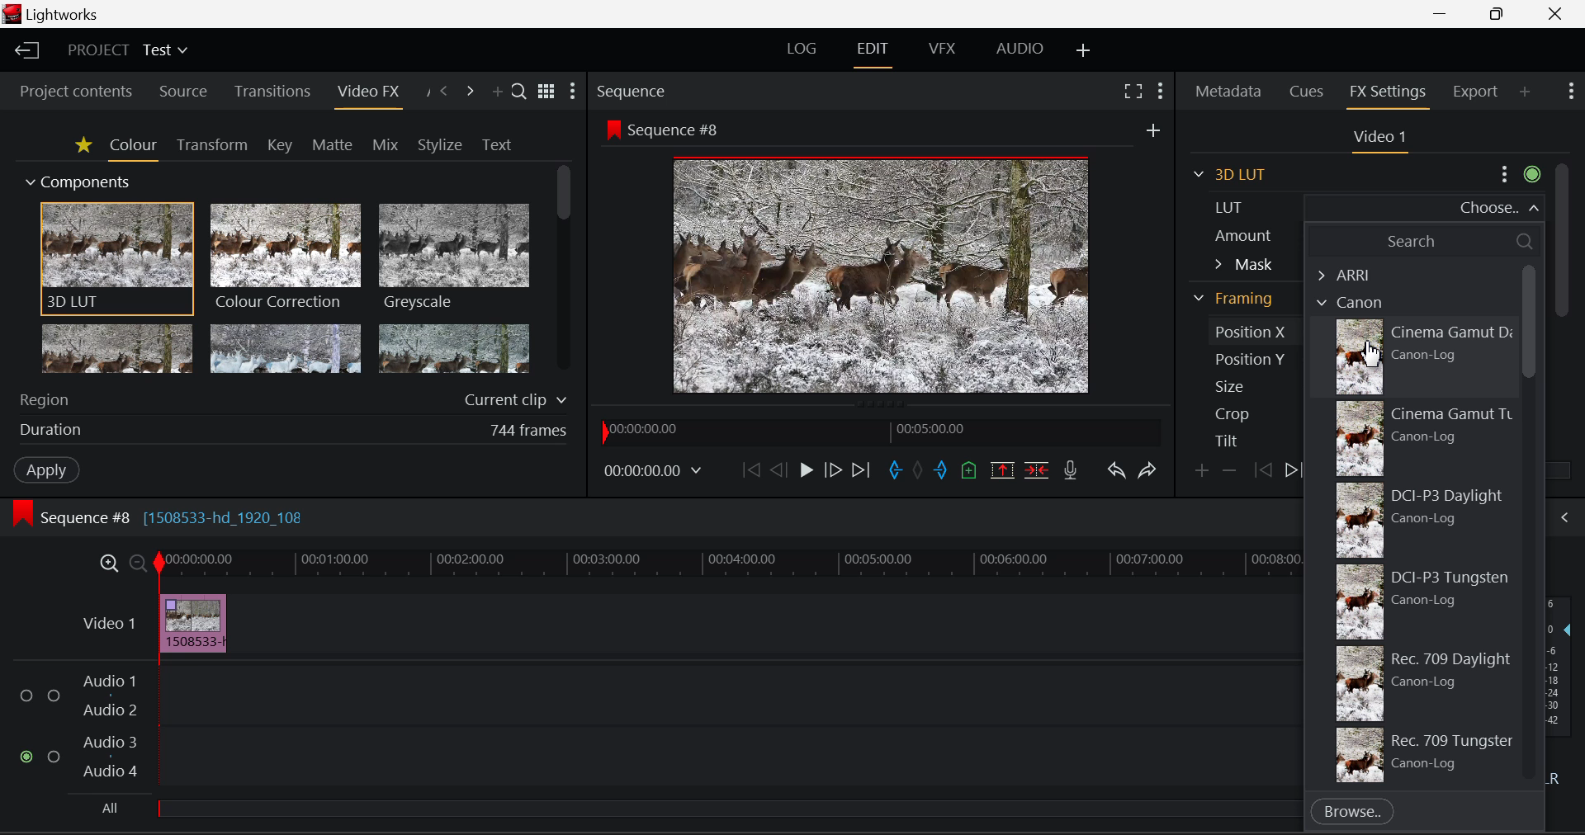 The width and height of the screenshot is (1585, 835). What do you see at coordinates (1367, 274) in the screenshot?
I see `ARRI` at bounding box center [1367, 274].